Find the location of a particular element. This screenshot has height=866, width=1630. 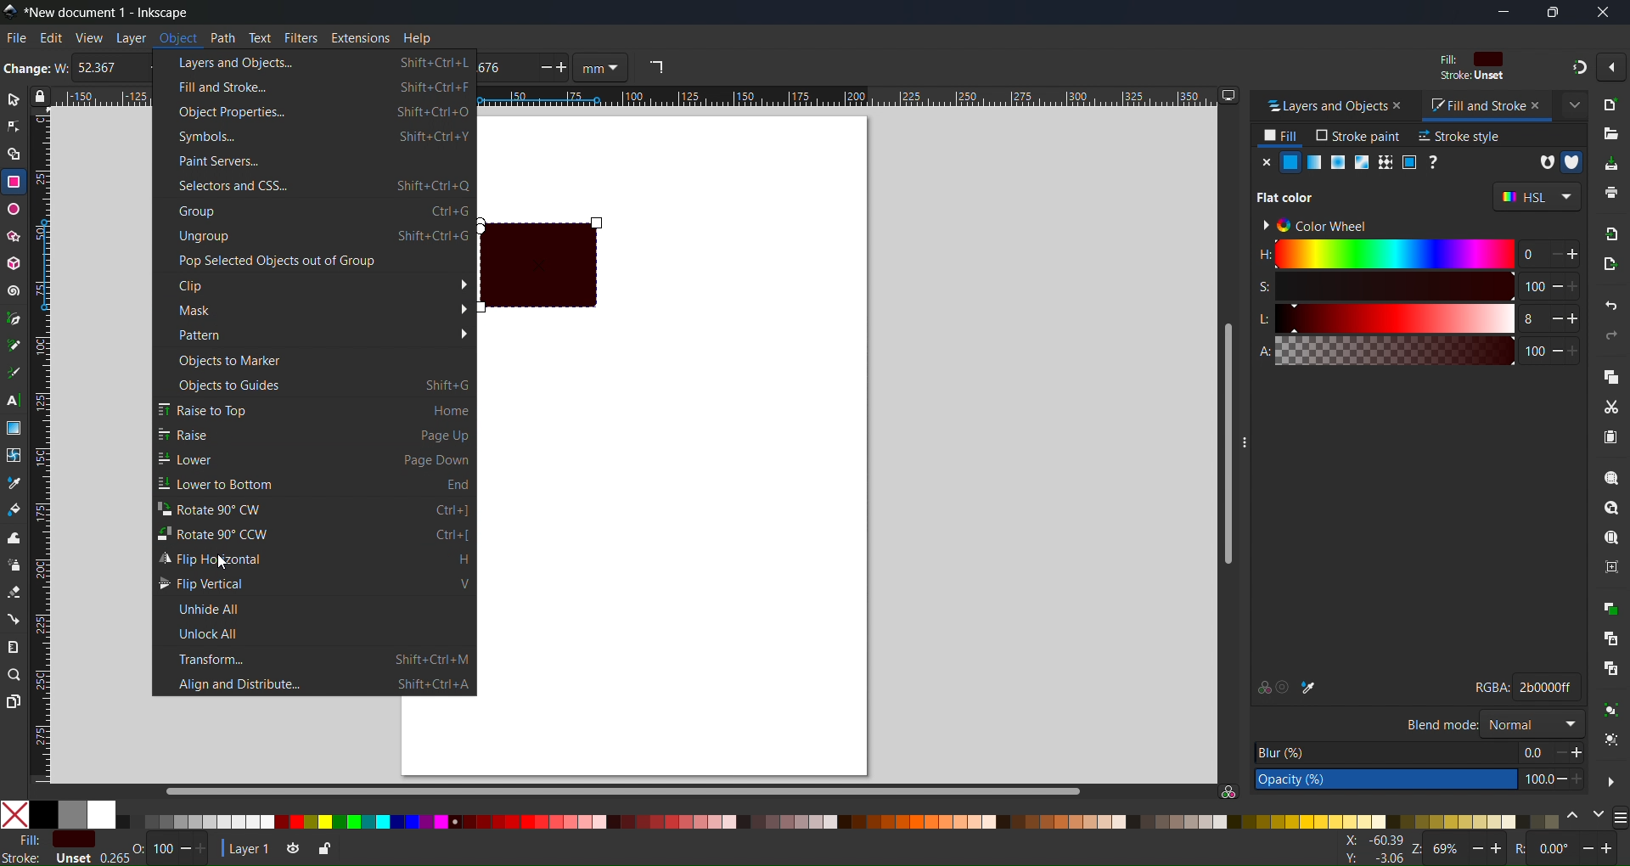

decrease alpha is located at coordinates (1557, 349).